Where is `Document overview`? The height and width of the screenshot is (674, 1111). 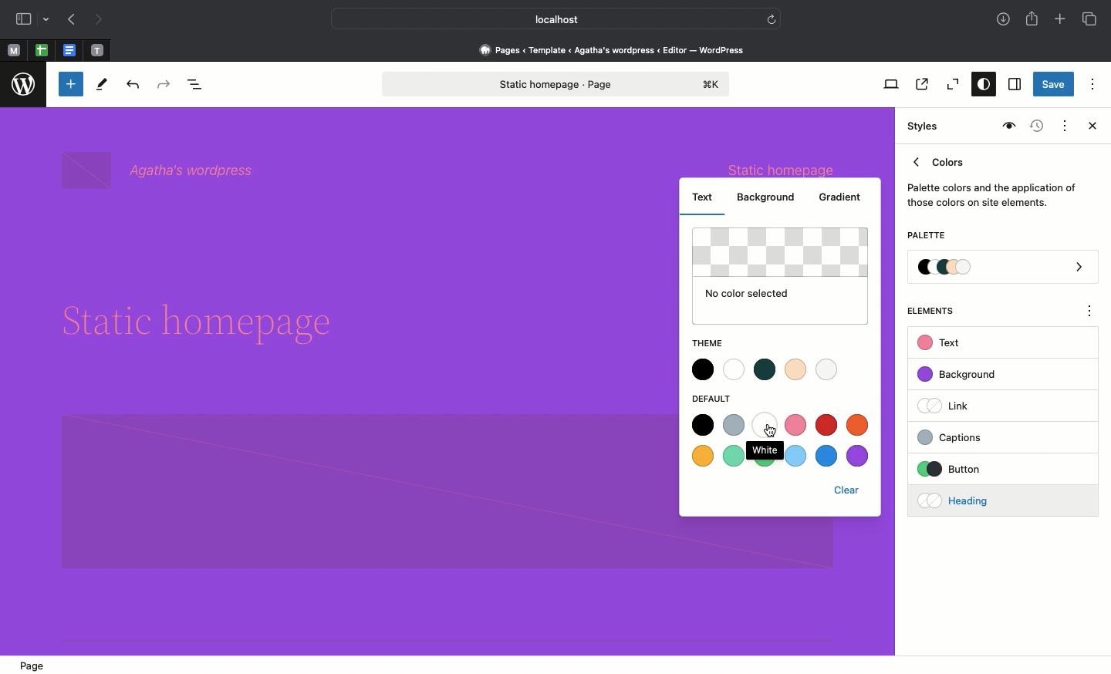 Document overview is located at coordinates (198, 86).